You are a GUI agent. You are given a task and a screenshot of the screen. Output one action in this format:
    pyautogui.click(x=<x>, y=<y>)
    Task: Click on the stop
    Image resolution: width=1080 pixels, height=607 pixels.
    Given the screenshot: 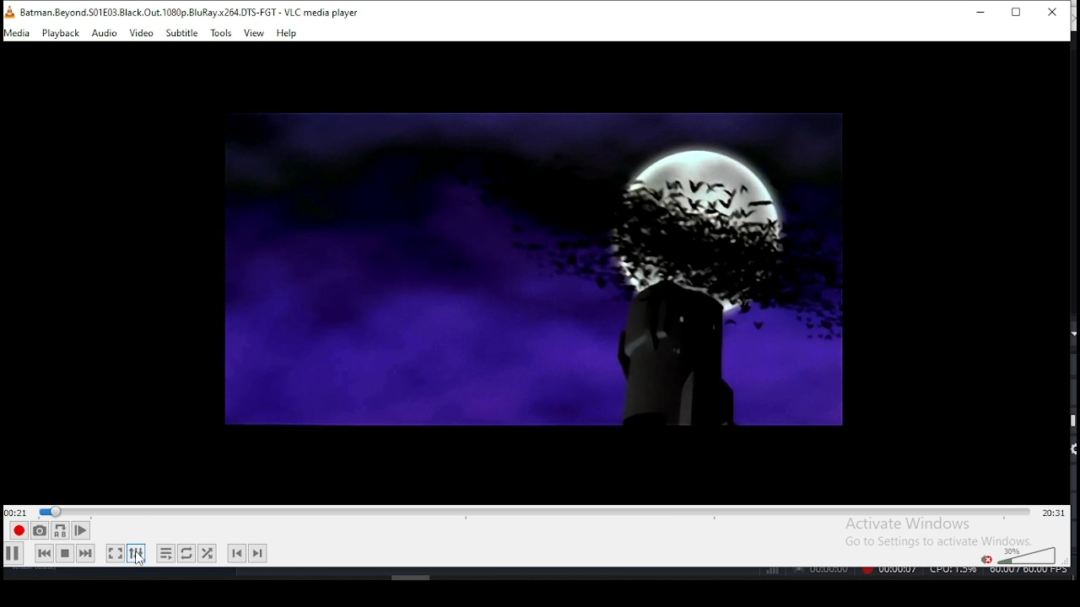 What is the action you would take?
    pyautogui.click(x=64, y=553)
    